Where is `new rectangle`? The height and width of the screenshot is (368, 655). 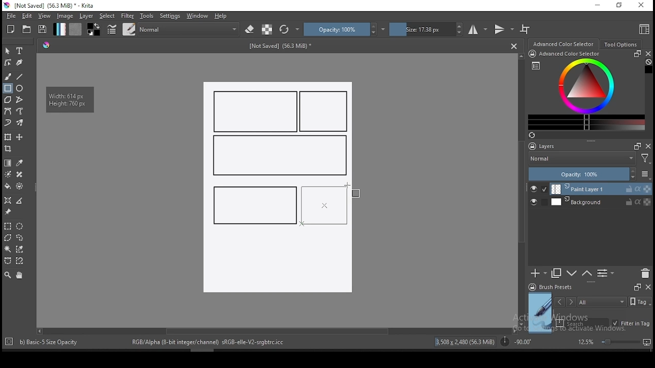 new rectangle is located at coordinates (278, 156).